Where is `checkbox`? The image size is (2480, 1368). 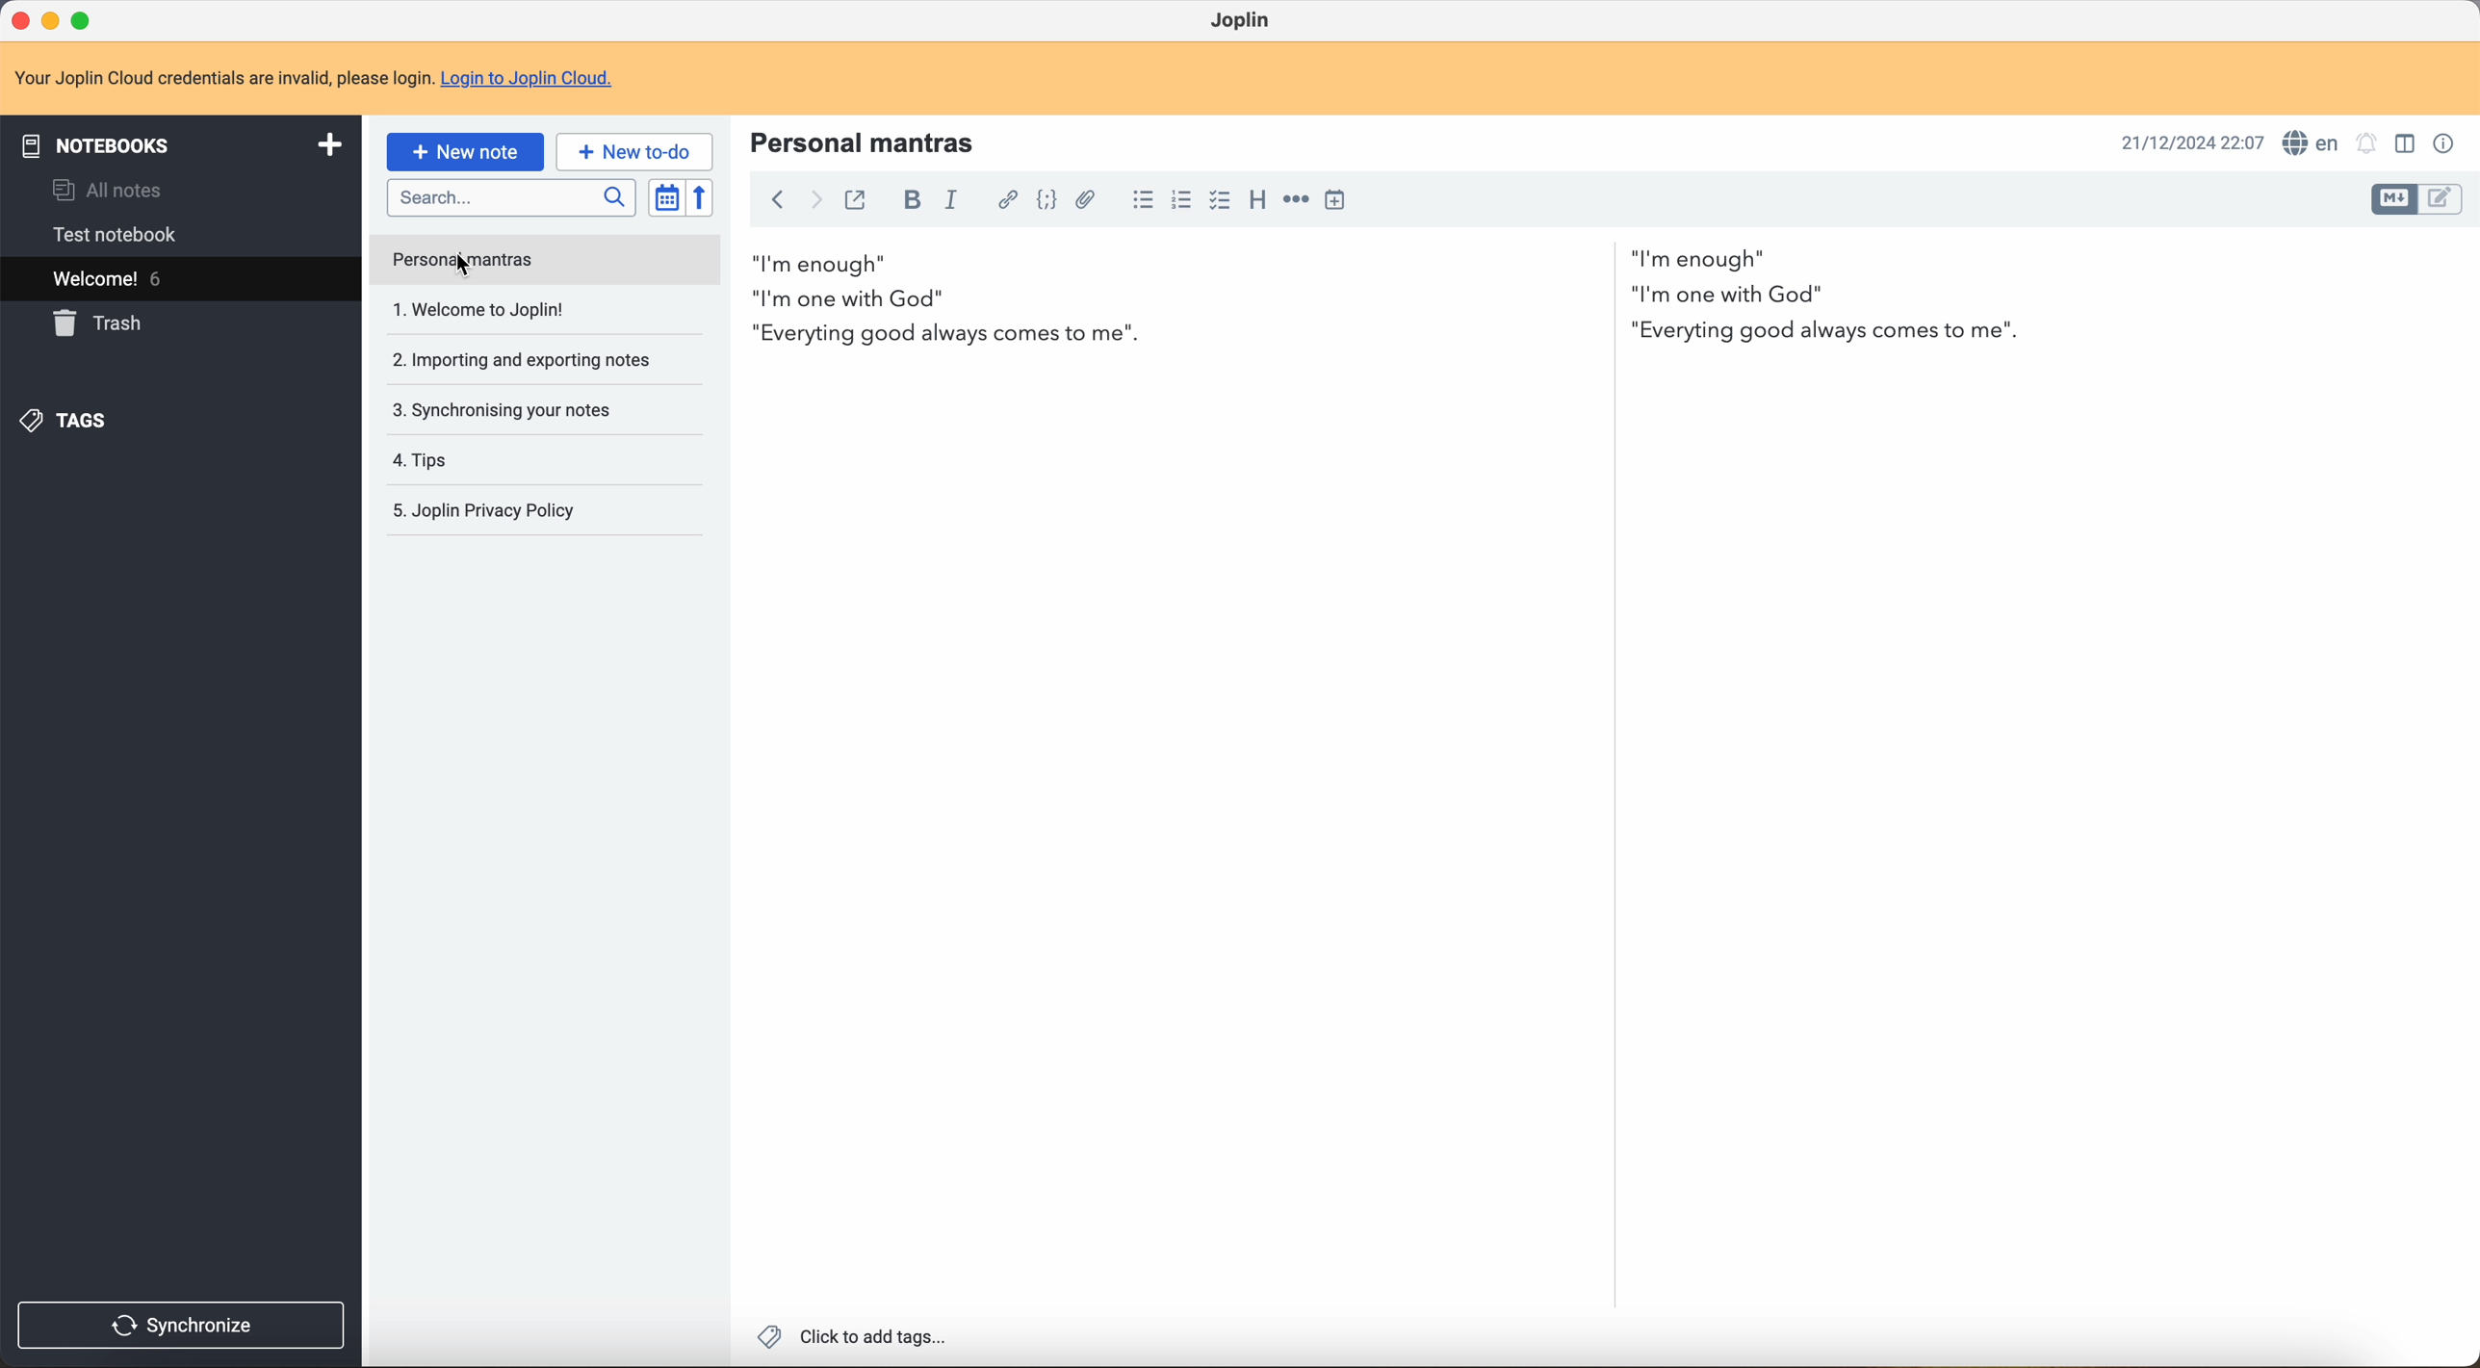
checkbox is located at coordinates (1222, 200).